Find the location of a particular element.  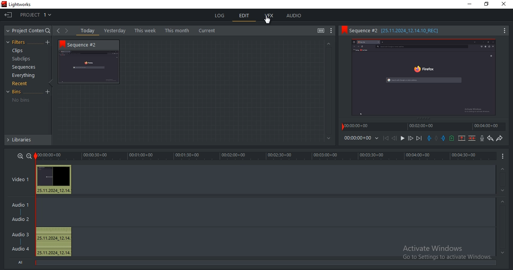

record audio is located at coordinates (481, 138).